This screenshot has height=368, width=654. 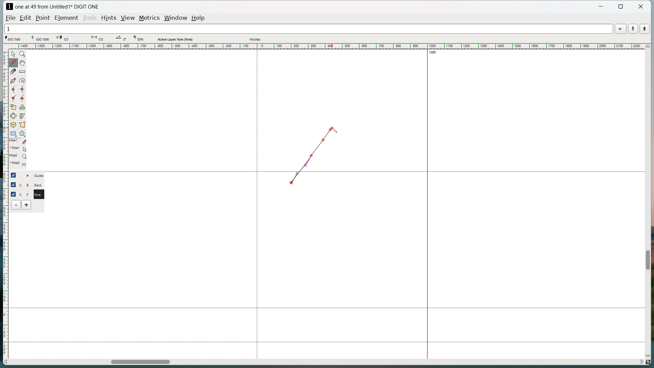 What do you see at coordinates (645, 29) in the screenshot?
I see `show the next word in the word list` at bounding box center [645, 29].